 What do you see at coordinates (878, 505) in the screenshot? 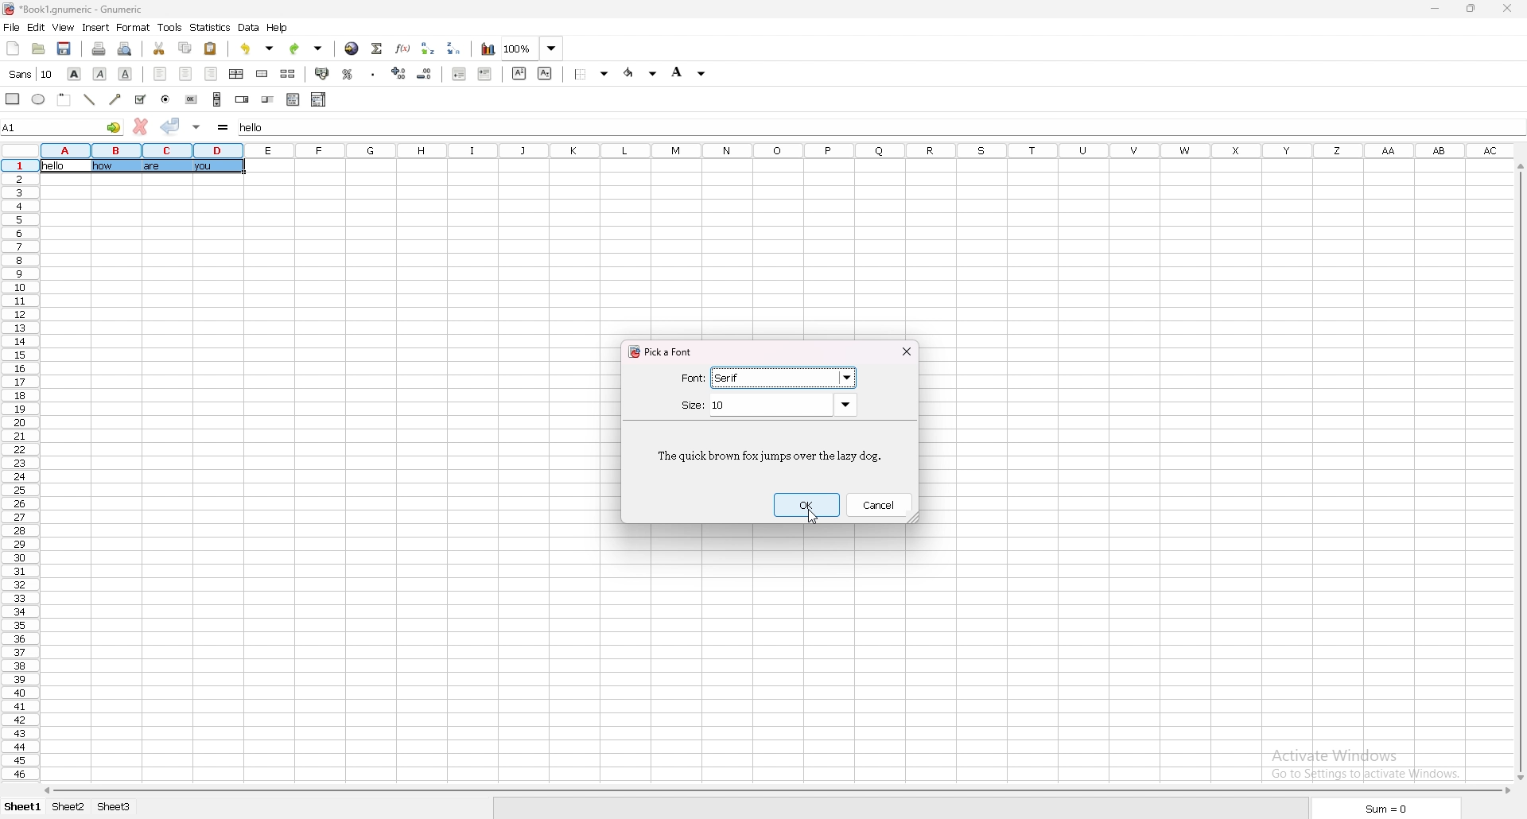
I see `cancel` at bounding box center [878, 505].